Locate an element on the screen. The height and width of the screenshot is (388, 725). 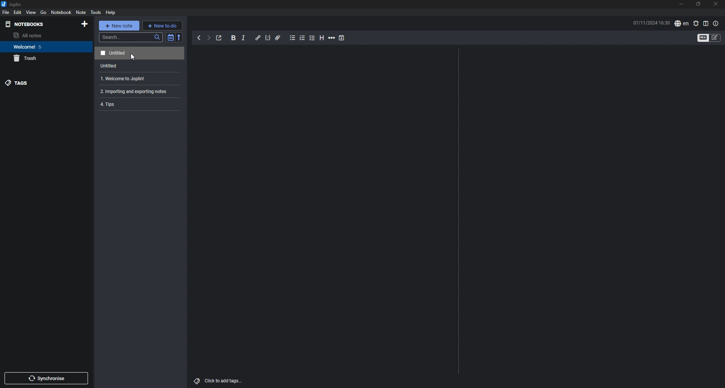
search is located at coordinates (131, 37).